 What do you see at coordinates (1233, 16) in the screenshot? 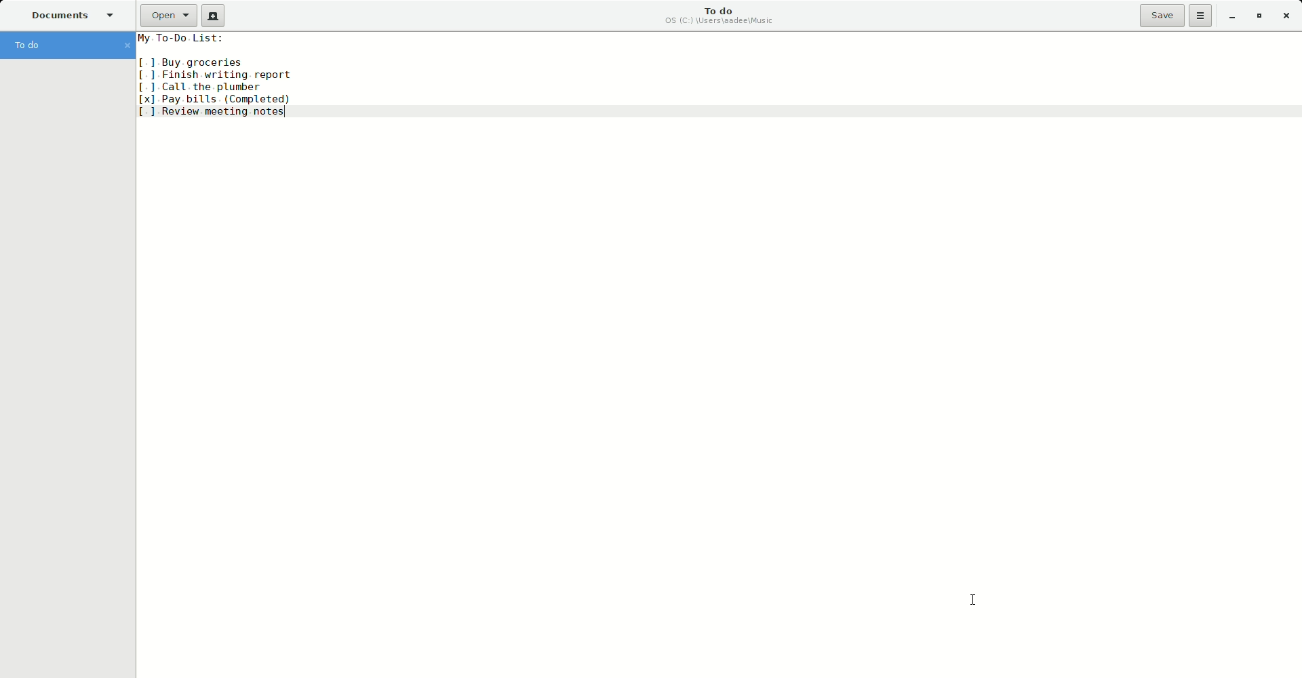
I see `Minimize` at bounding box center [1233, 16].